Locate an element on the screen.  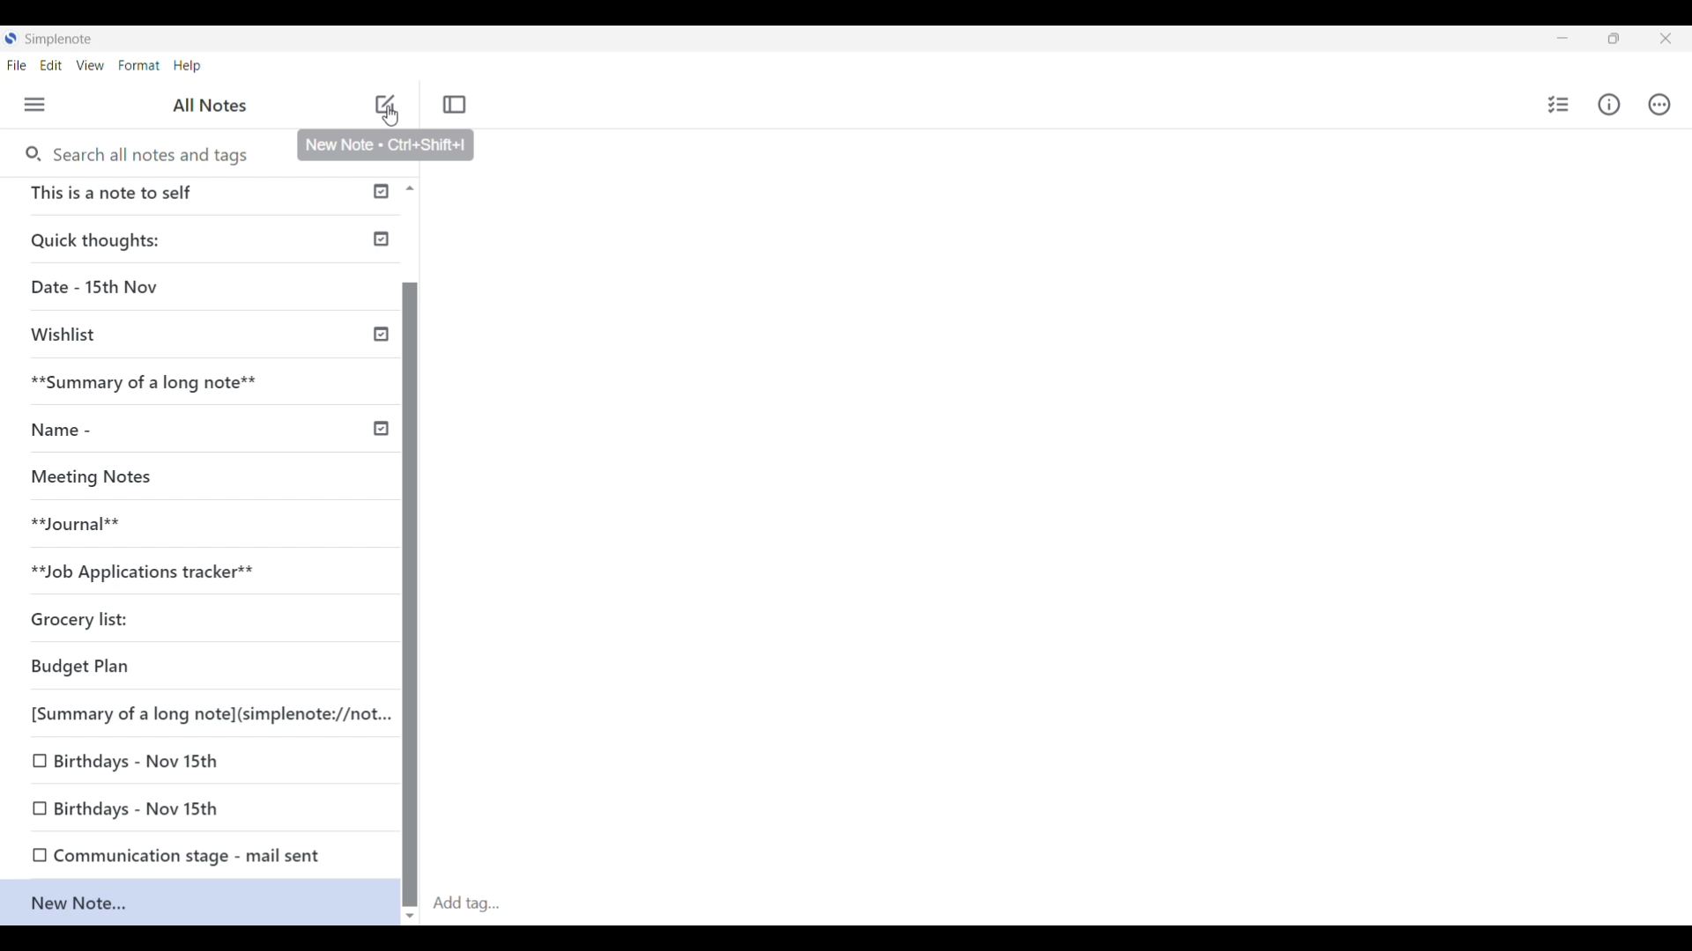
View menu is located at coordinates (91, 65).